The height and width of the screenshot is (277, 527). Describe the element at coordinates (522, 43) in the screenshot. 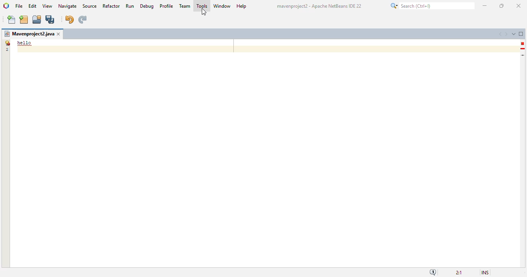

I see `error` at that location.